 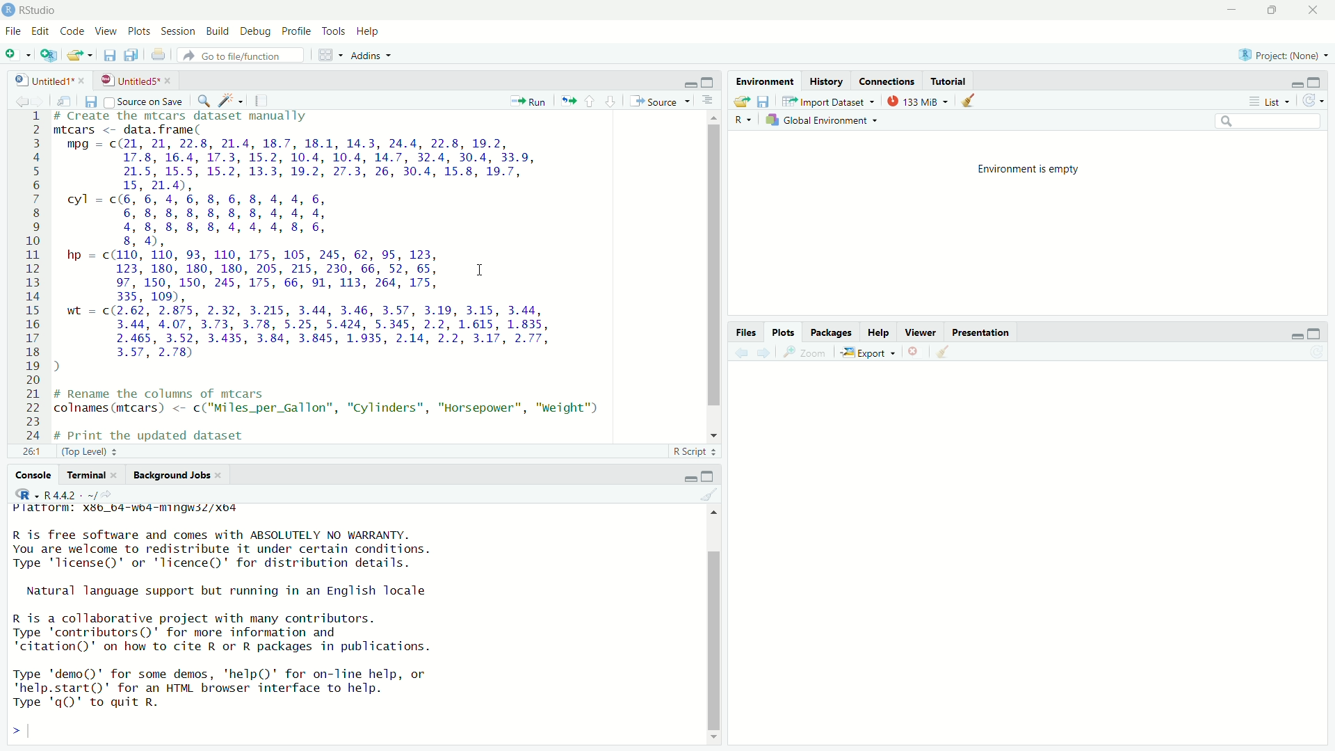 What do you see at coordinates (79, 450) in the screenshot?
I see `26:1 (Top Level) =` at bounding box center [79, 450].